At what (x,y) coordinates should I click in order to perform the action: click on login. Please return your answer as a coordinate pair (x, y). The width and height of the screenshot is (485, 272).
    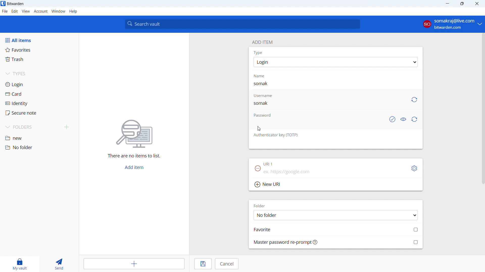
    Looking at the image, I should click on (39, 84).